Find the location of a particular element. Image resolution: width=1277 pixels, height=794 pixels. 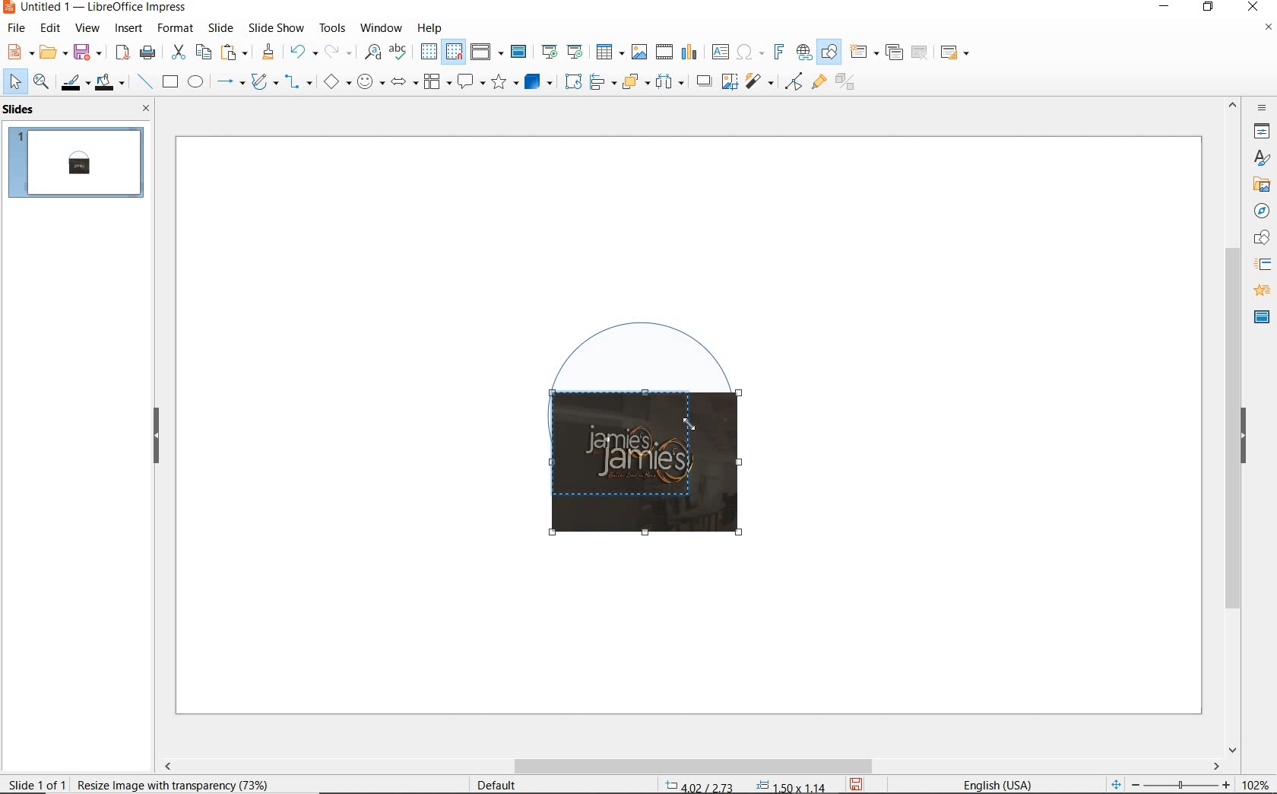

shapes is located at coordinates (1260, 238).